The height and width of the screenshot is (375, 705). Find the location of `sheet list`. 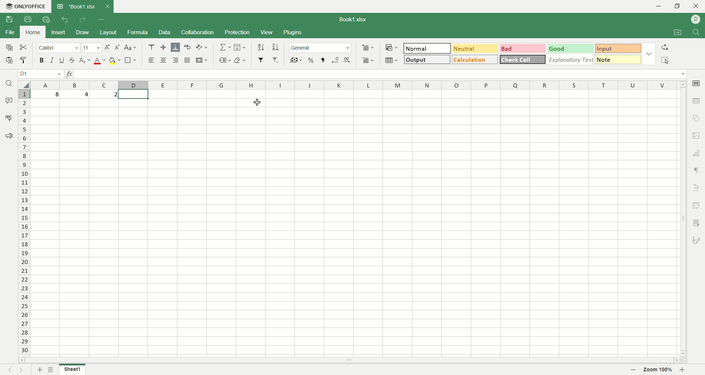

sheet list is located at coordinates (52, 369).